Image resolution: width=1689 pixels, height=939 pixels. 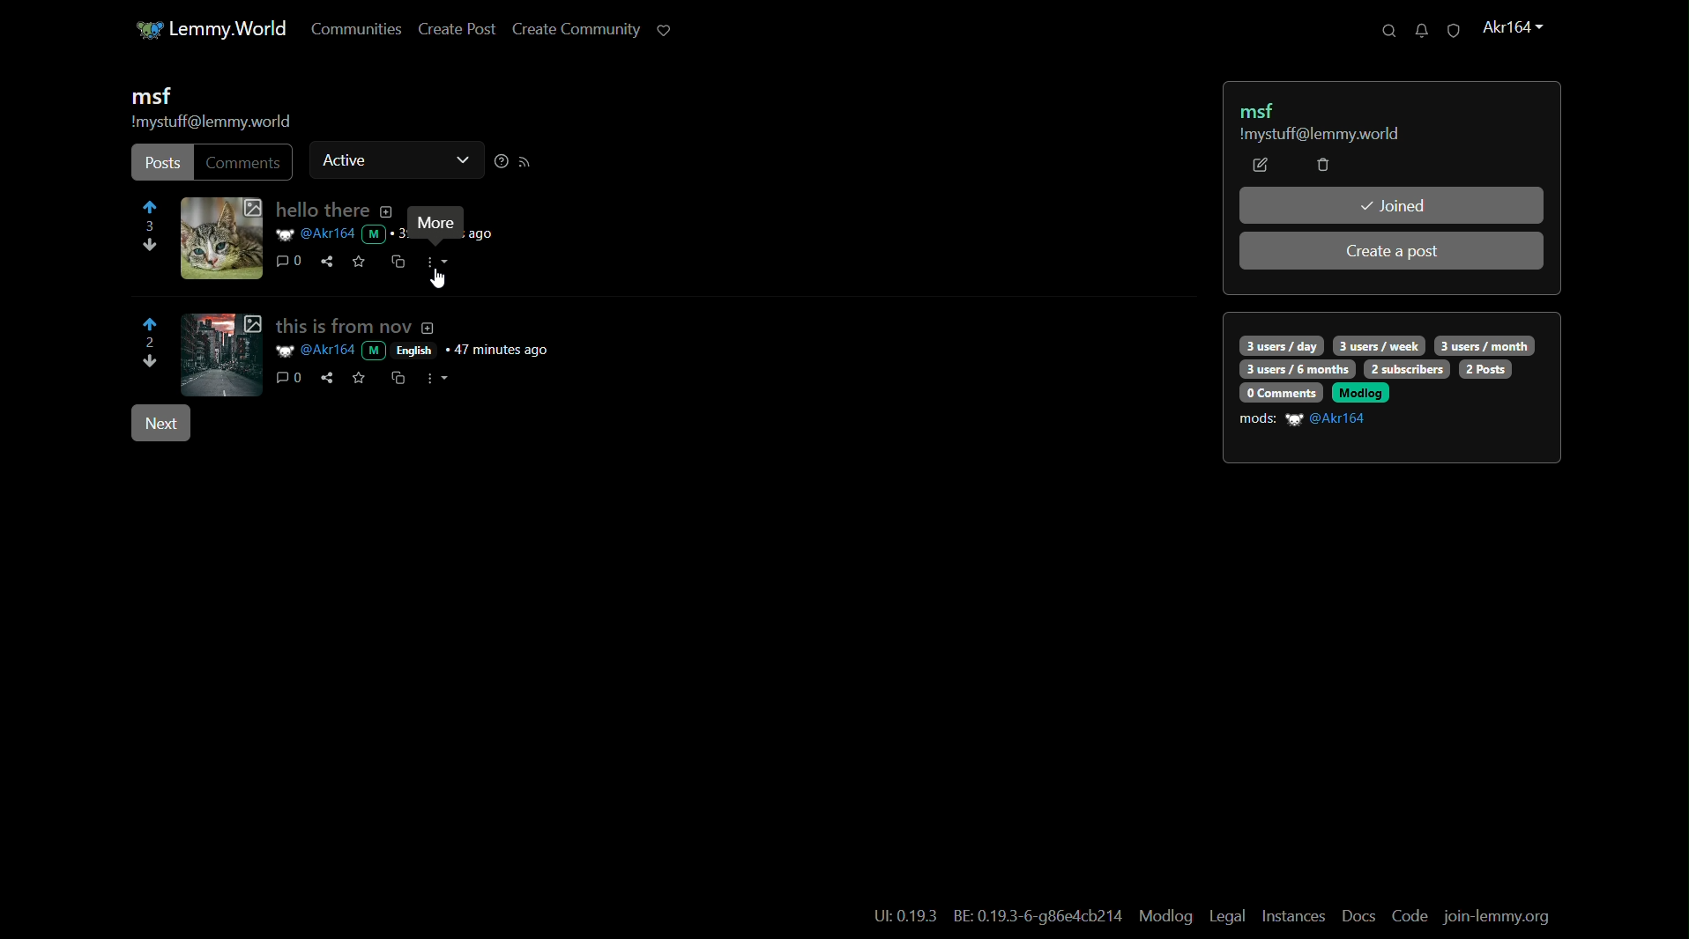 I want to click on post title, so click(x=331, y=211).